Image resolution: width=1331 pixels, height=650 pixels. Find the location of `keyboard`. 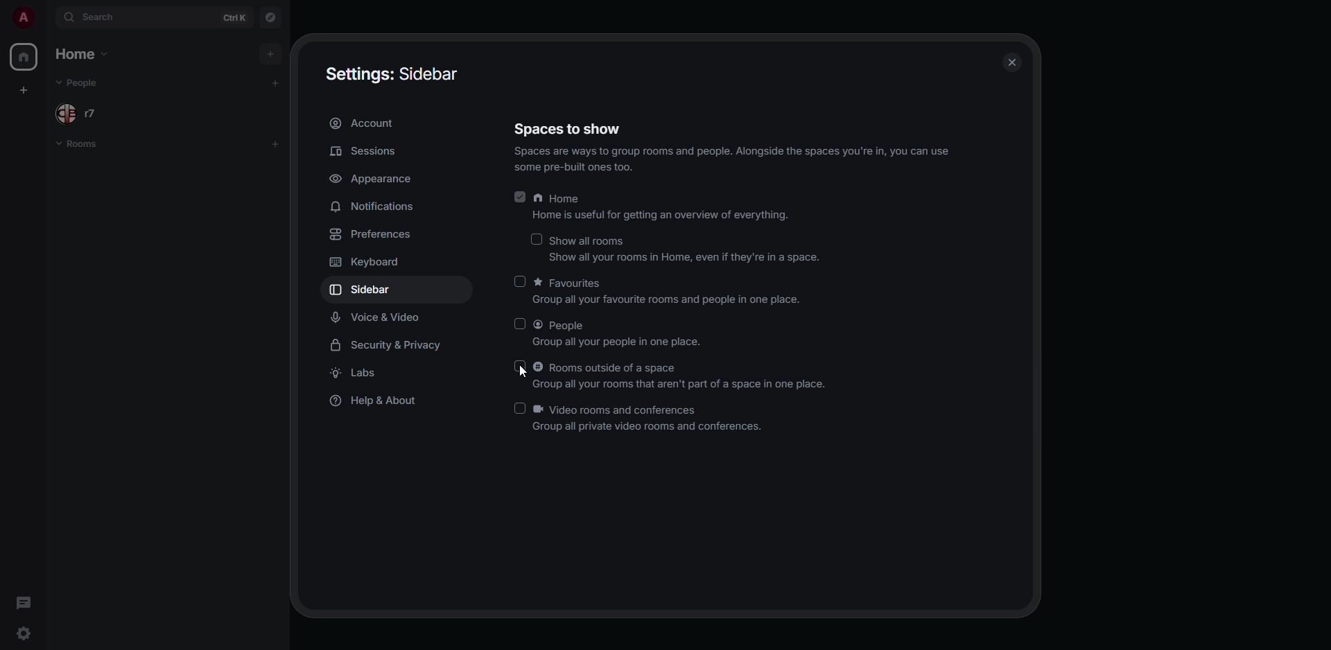

keyboard is located at coordinates (365, 264).